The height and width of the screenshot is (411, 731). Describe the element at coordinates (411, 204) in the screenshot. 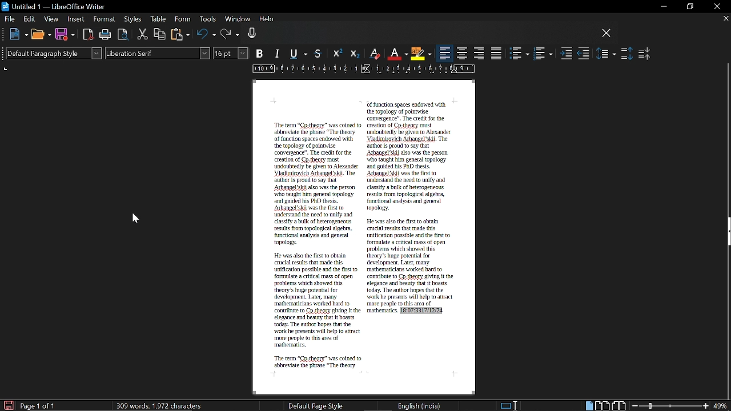

I see `of function spaces endowed with the topology of pointwise convergence". The credit for the creation of Cp theory must undoubtedly be given to Alexander Vladimirovich Arbangel'skil. The author is proud to say that Arbangel'skii also was the person who taught him general topology and guided his PhD thesis. Arbangel'skil was the first to understand the need to unify and classify a bulk of herogeneous results from topological algebra, functional analysis and general topology.  He was also the first to obtain crucial results that made this unification possible and the first to formulate a critical mass of open problems which showed this theory's huge potential for development. Later, many mathematicians worked hard to contribute to Co theory giving it the elegance and beauty that it boasts today. The author hopes that the work he presents will help to attract more people to this area of ` at that location.